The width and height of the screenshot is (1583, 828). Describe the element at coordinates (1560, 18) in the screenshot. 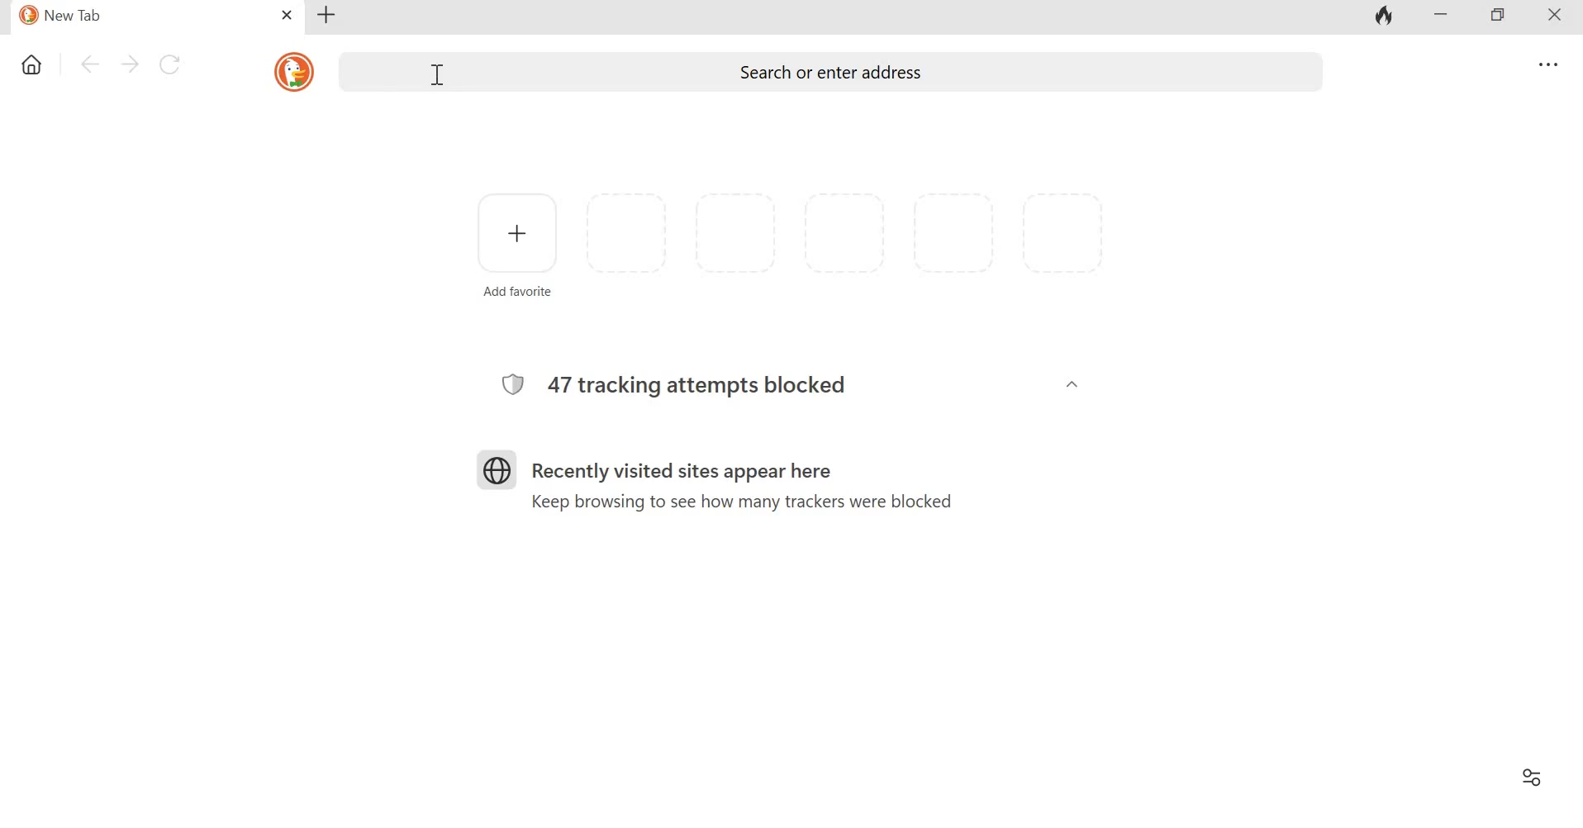

I see `close` at that location.